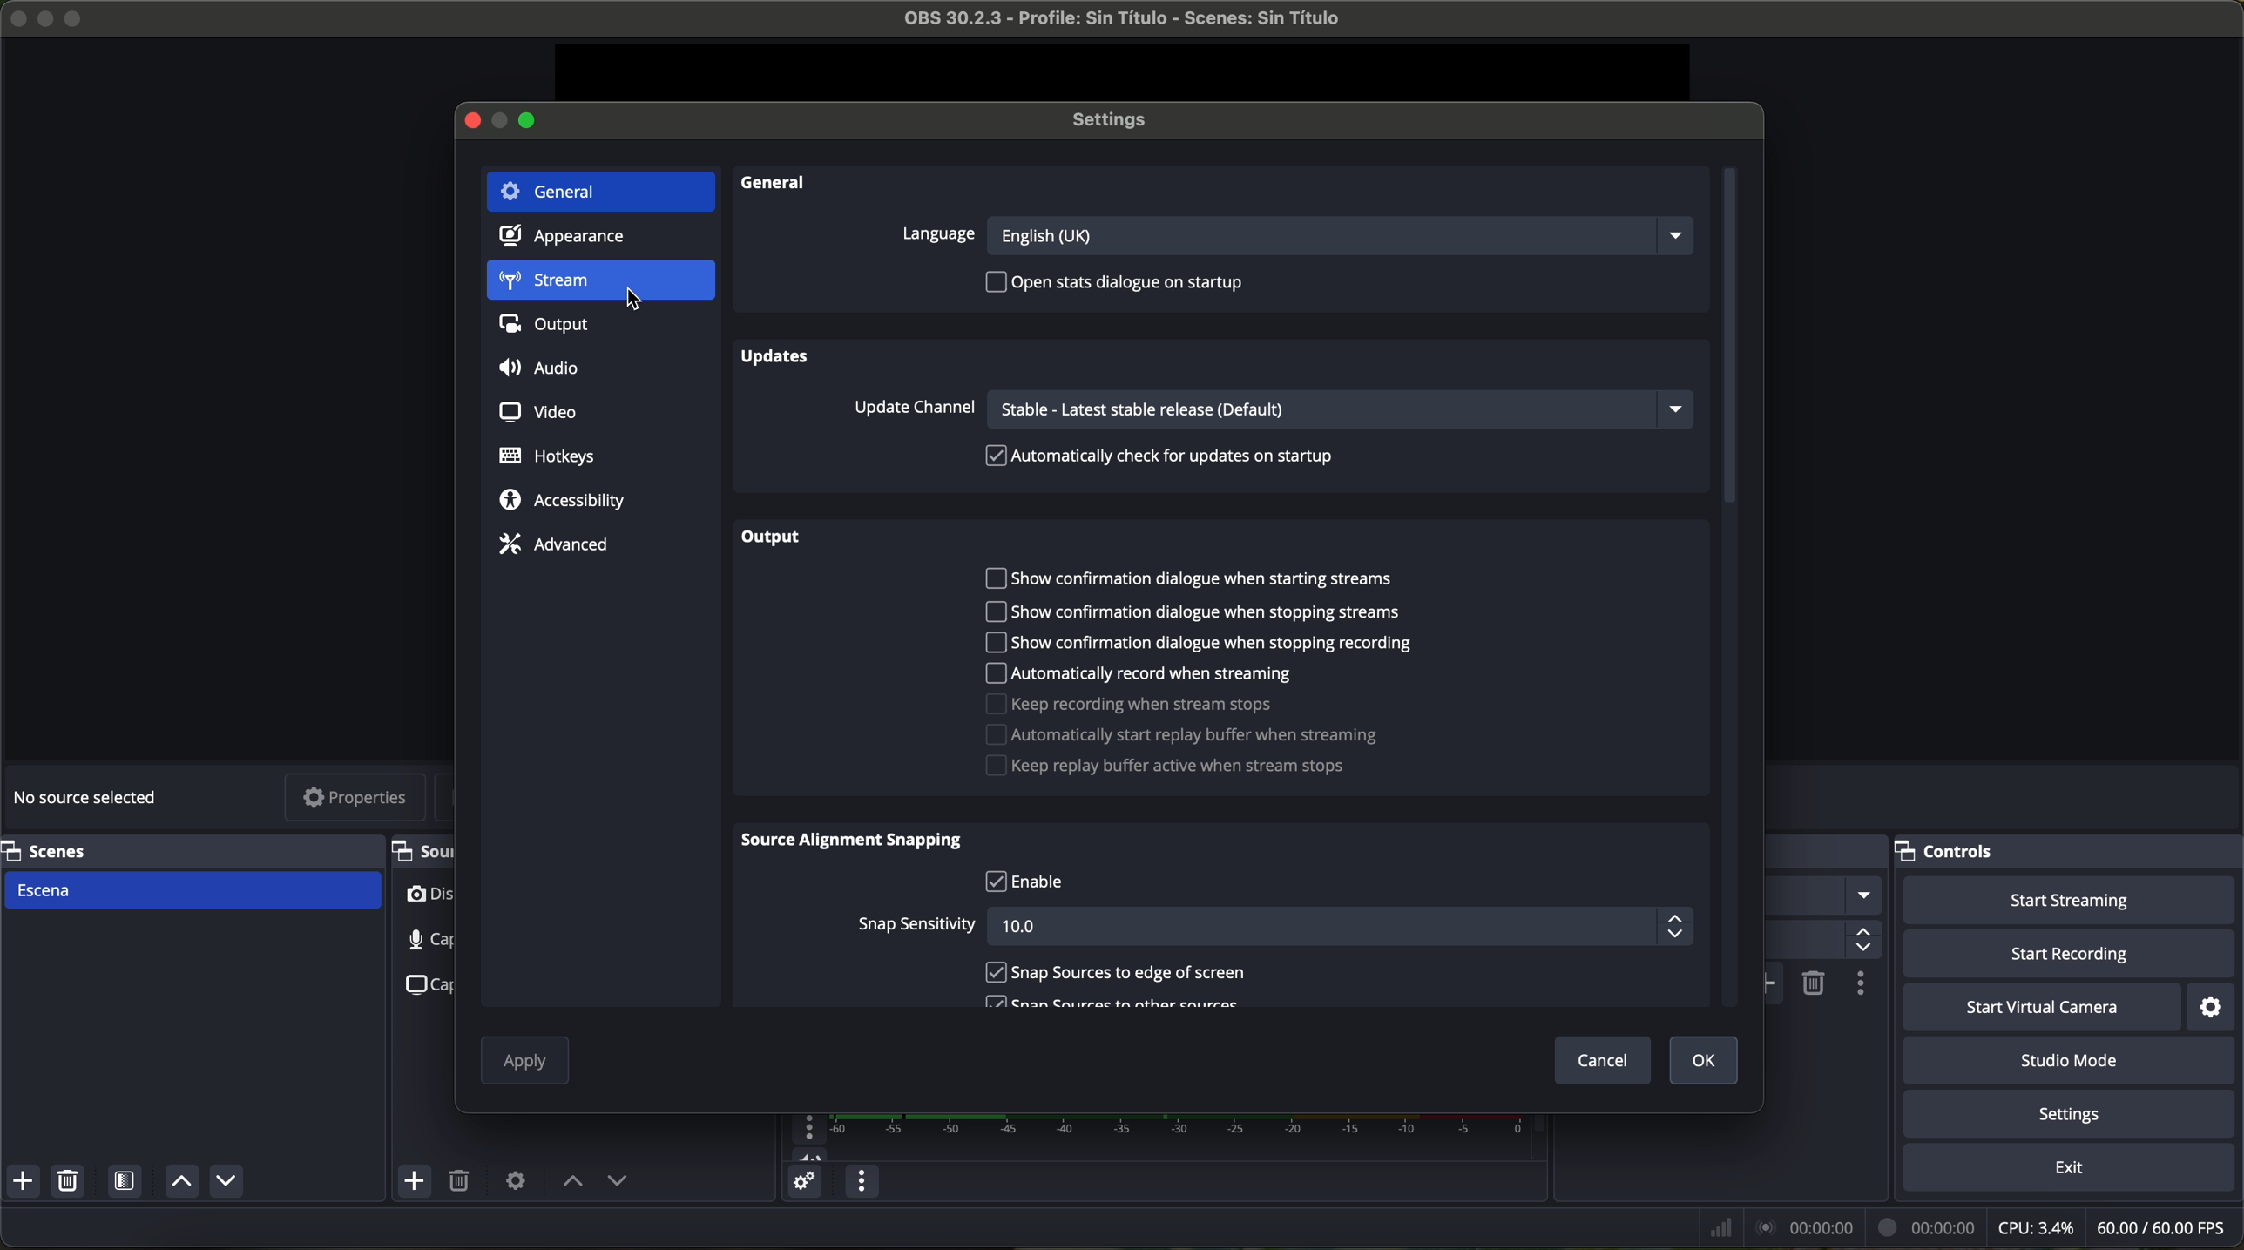 Image resolution: width=2244 pixels, height=1250 pixels. Describe the element at coordinates (2070, 902) in the screenshot. I see `click on start streaming` at that location.